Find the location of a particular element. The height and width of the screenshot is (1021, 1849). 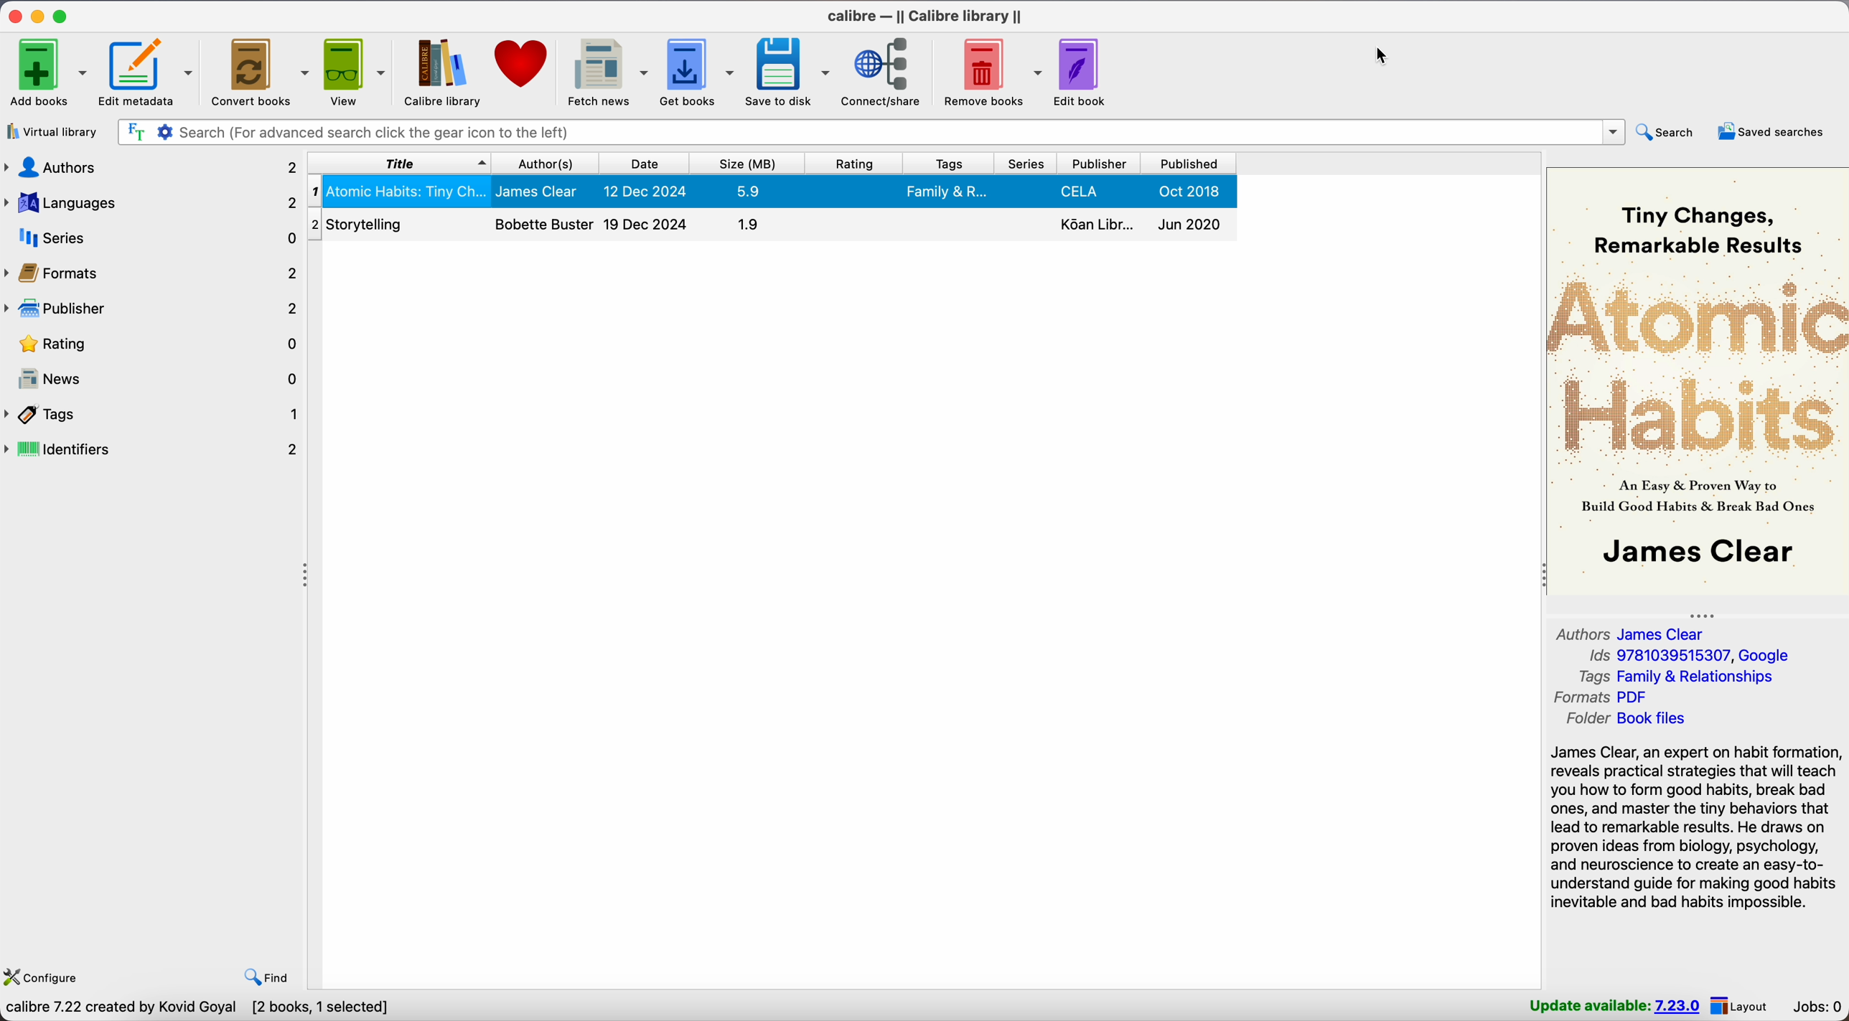

tags is located at coordinates (154, 414).